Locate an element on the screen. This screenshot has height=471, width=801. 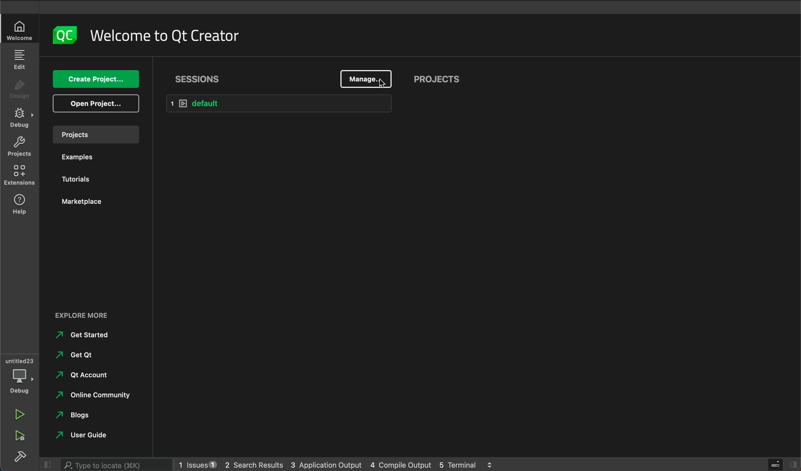
get started is located at coordinates (86, 335).